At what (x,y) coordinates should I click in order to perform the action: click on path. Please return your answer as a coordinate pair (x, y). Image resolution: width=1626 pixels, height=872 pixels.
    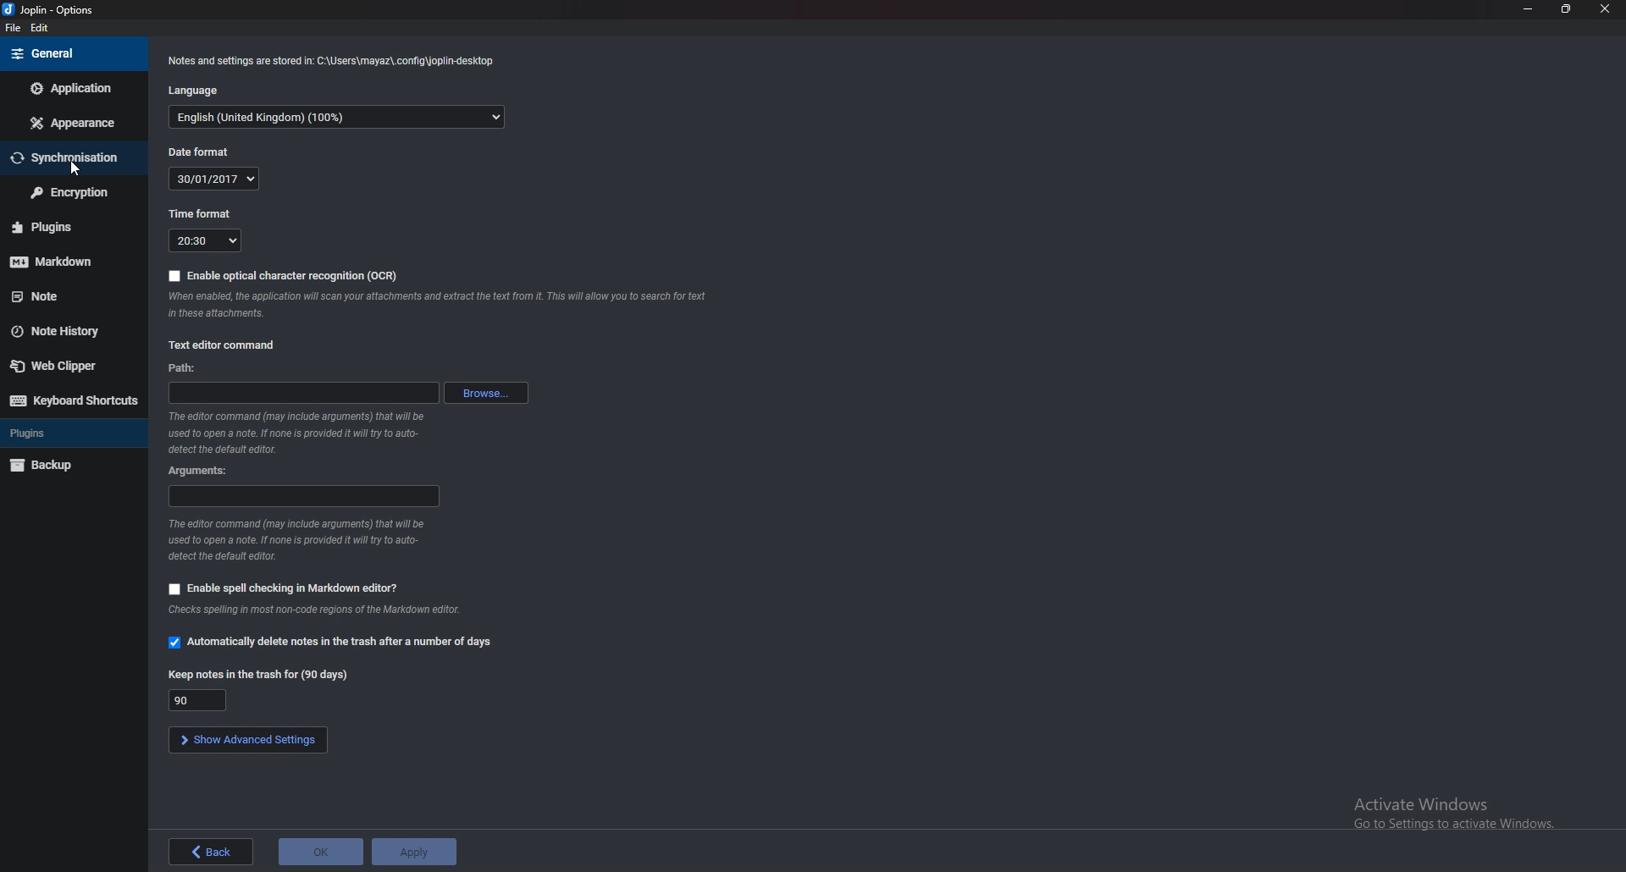
    Looking at the image, I should click on (303, 394).